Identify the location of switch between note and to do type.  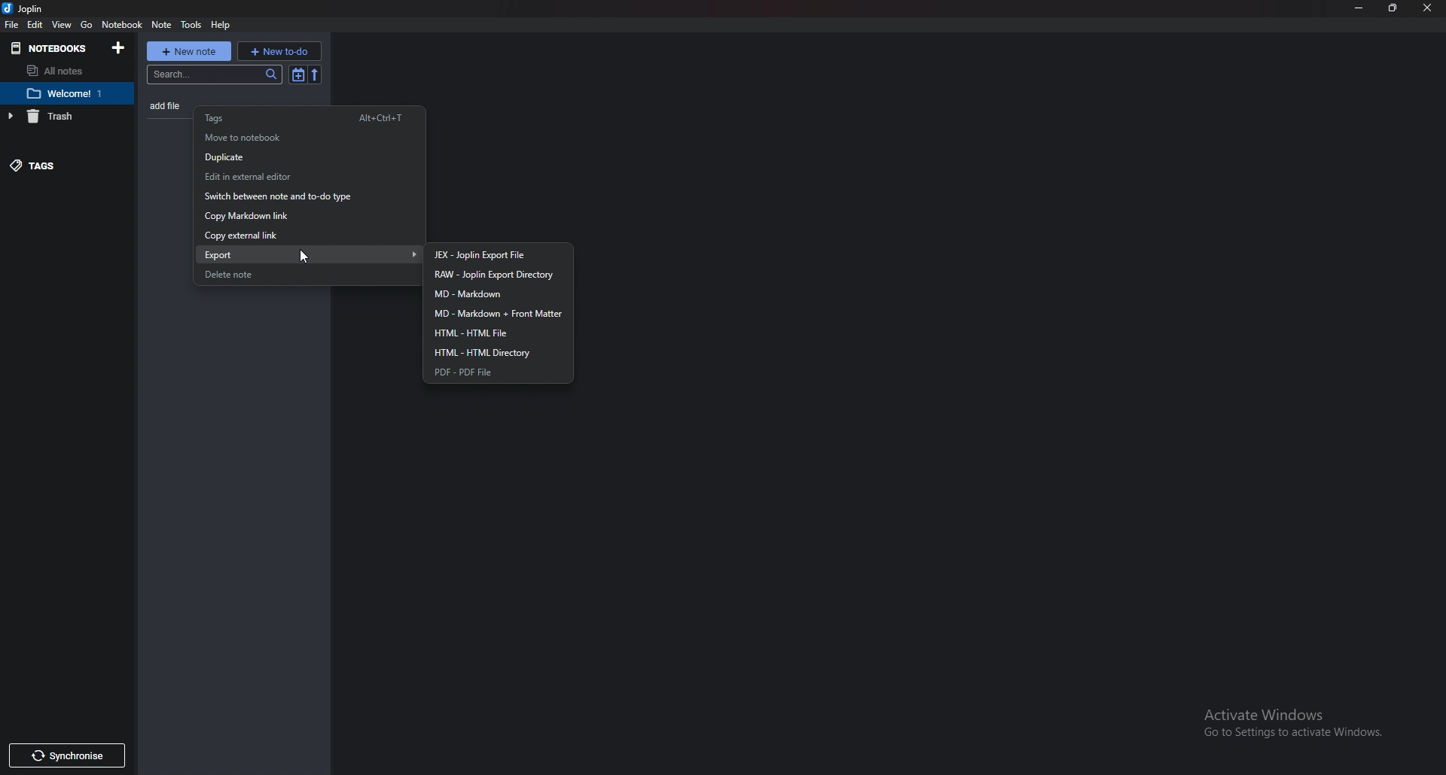
(299, 199).